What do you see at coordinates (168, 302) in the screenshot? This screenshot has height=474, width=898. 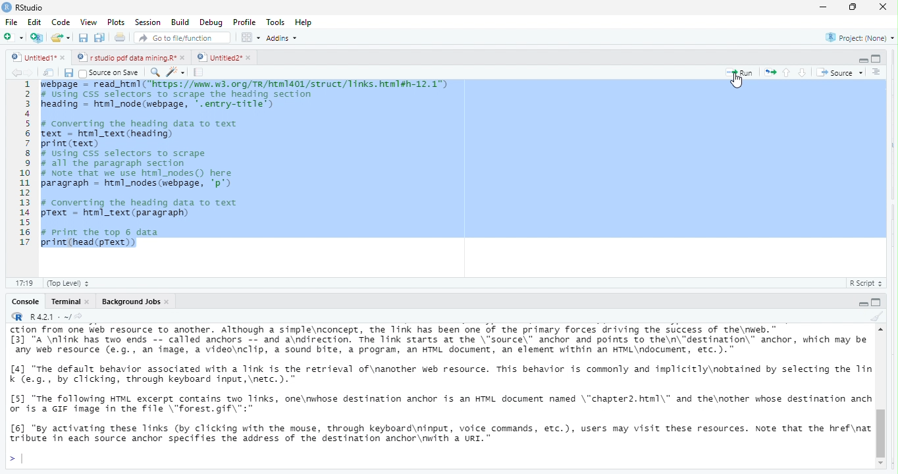 I see `close` at bounding box center [168, 302].